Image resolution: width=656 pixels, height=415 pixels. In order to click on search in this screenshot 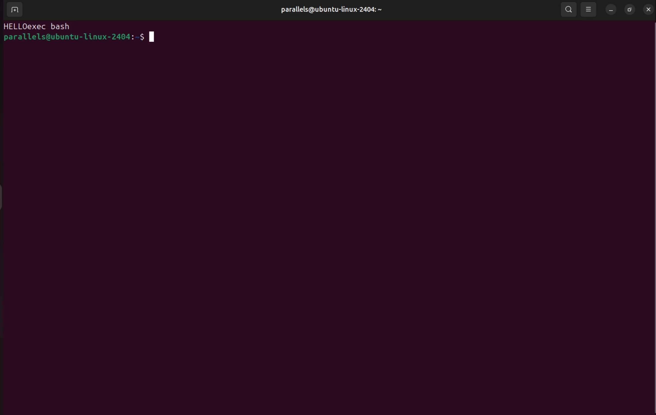, I will do `click(567, 10)`.